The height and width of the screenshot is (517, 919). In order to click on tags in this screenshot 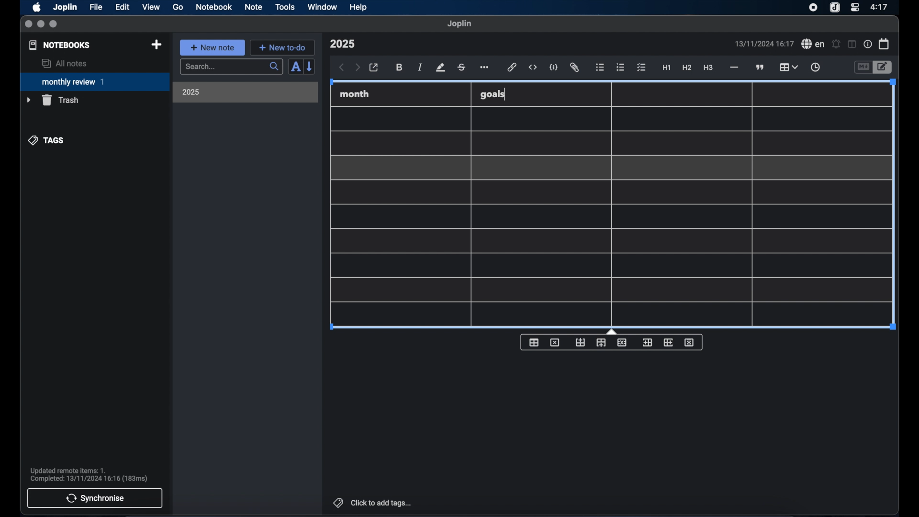, I will do `click(47, 140)`.